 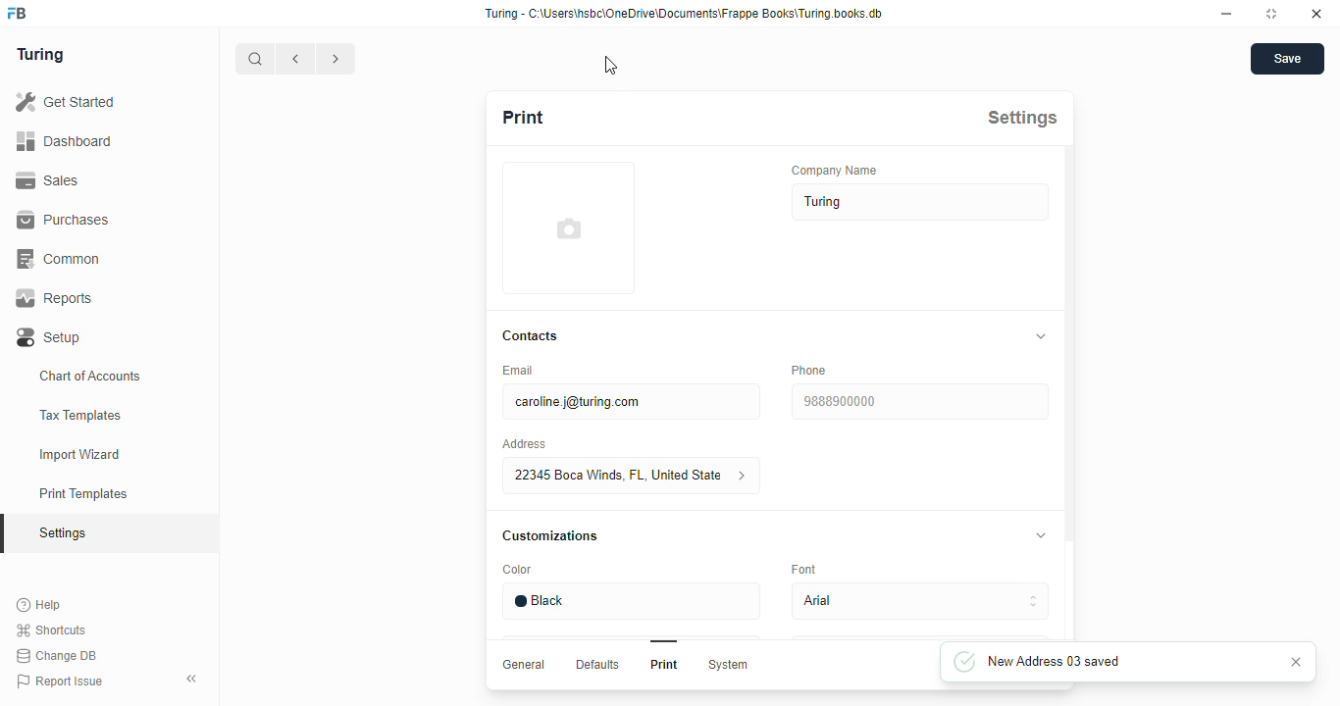 I want to click on tax templates, so click(x=79, y=415).